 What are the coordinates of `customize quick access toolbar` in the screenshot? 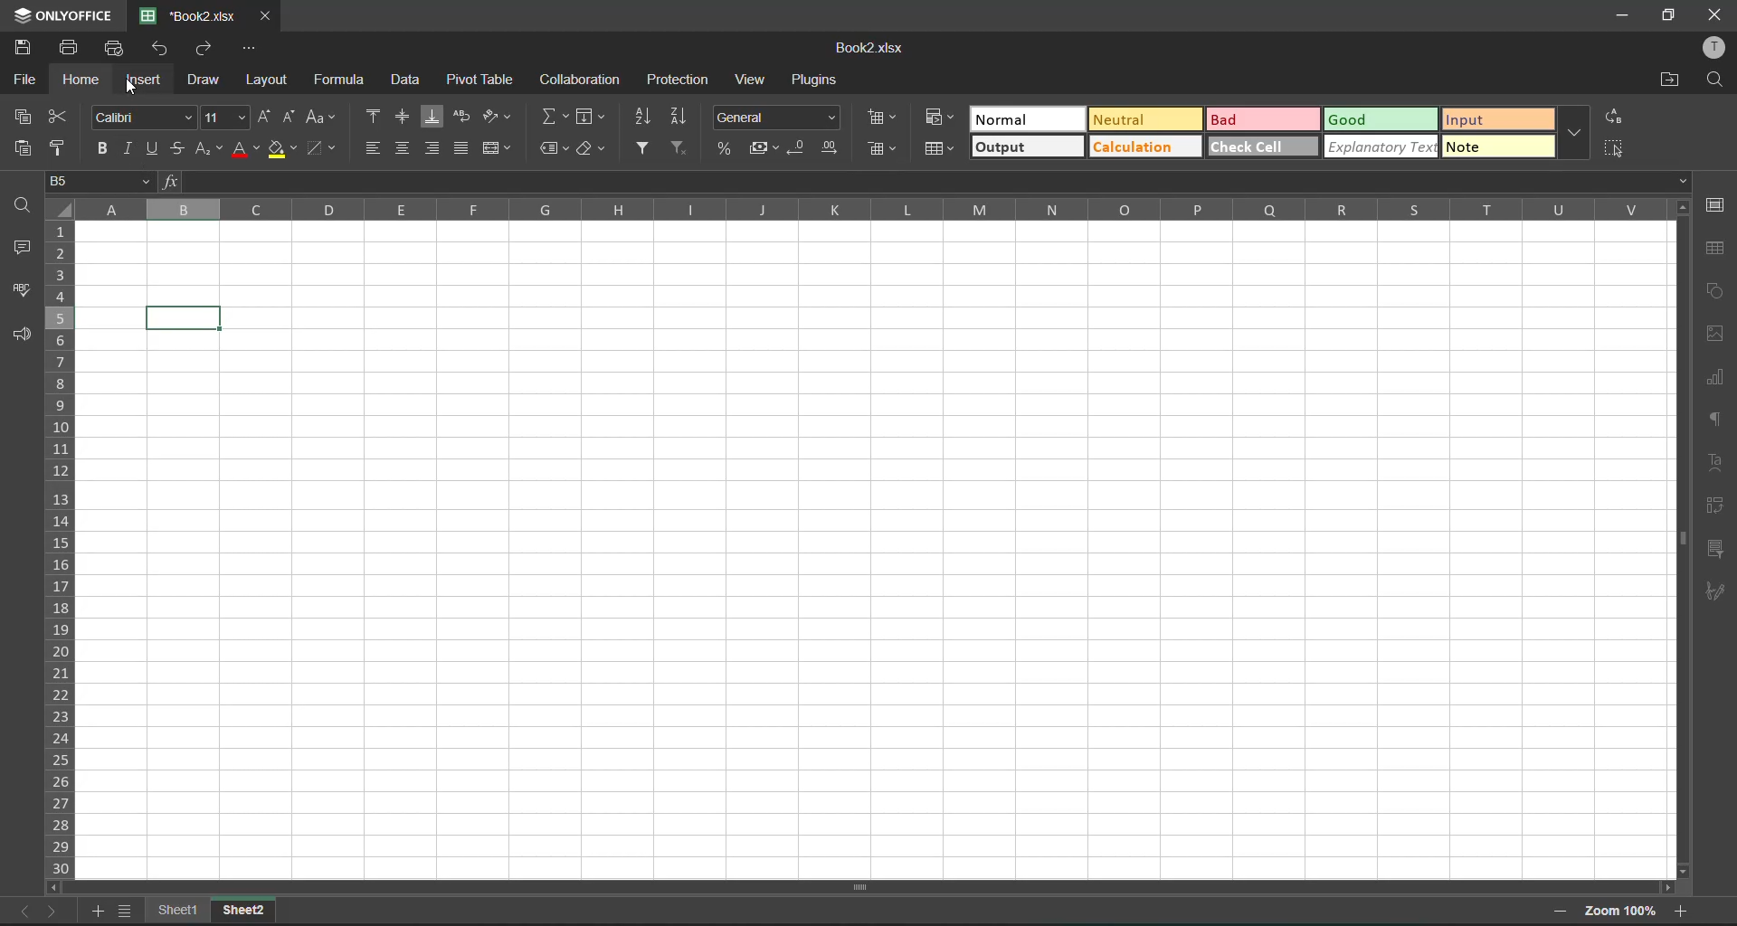 It's located at (249, 49).